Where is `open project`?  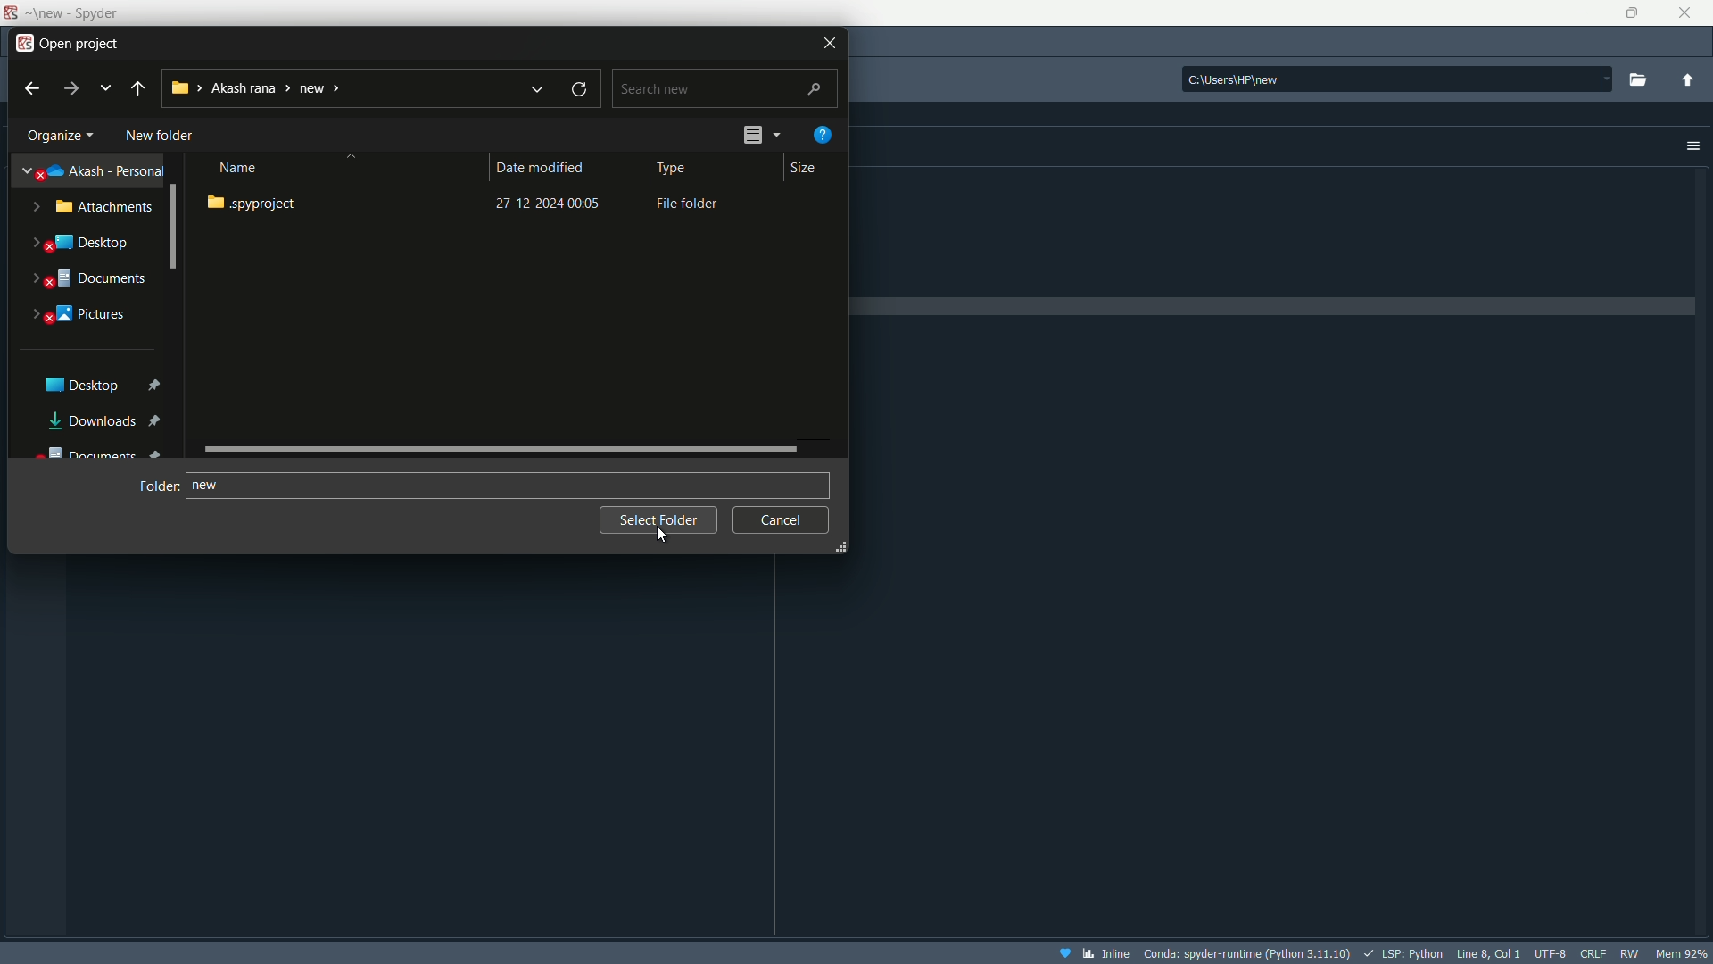
open project is located at coordinates (83, 44).